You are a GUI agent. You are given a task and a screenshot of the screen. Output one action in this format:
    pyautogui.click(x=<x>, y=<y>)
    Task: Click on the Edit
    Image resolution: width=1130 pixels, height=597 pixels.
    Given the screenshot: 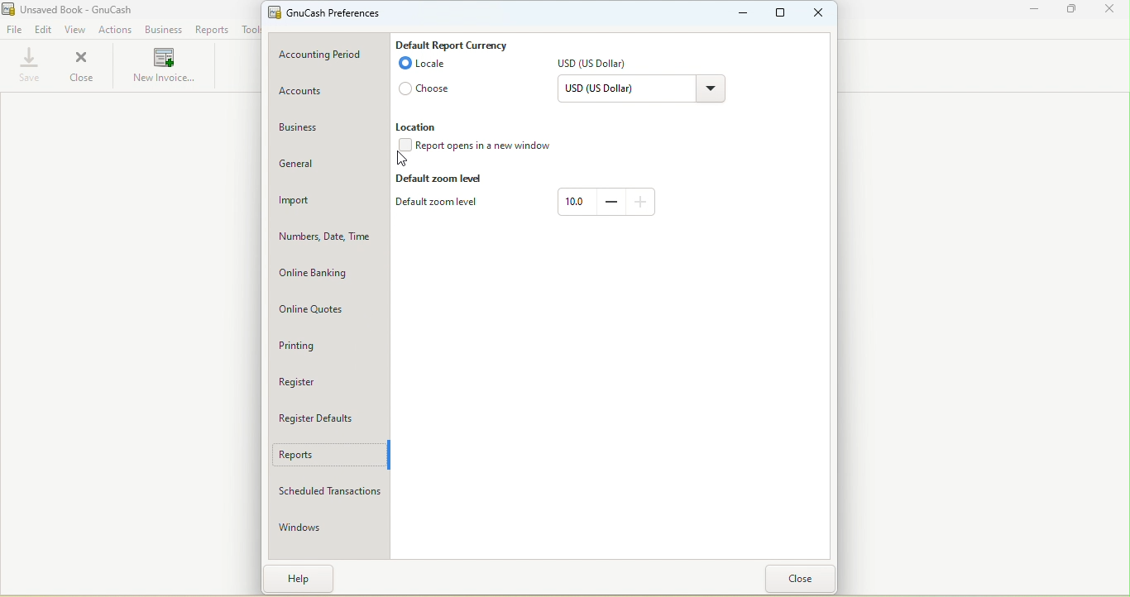 What is the action you would take?
    pyautogui.click(x=44, y=31)
    